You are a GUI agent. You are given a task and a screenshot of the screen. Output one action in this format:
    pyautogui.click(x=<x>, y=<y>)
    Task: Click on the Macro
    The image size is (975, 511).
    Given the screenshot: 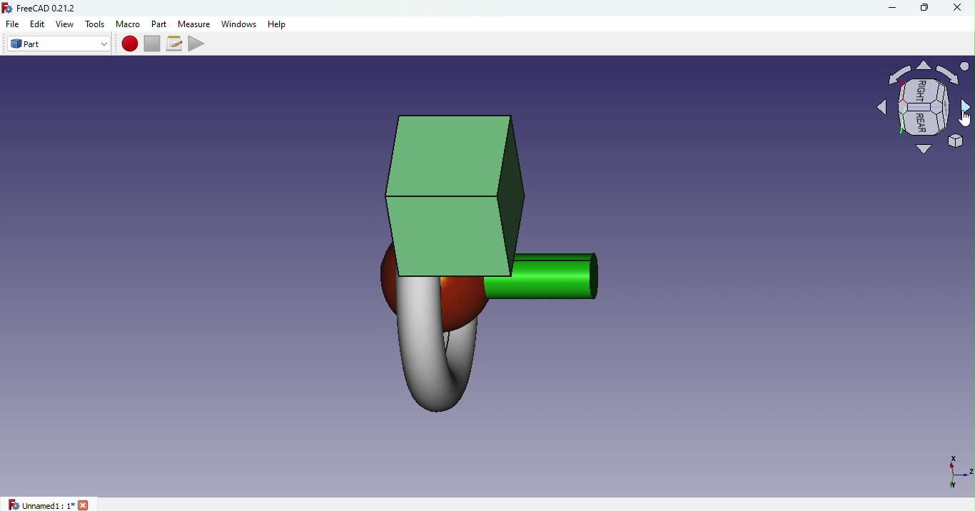 What is the action you would take?
    pyautogui.click(x=129, y=24)
    